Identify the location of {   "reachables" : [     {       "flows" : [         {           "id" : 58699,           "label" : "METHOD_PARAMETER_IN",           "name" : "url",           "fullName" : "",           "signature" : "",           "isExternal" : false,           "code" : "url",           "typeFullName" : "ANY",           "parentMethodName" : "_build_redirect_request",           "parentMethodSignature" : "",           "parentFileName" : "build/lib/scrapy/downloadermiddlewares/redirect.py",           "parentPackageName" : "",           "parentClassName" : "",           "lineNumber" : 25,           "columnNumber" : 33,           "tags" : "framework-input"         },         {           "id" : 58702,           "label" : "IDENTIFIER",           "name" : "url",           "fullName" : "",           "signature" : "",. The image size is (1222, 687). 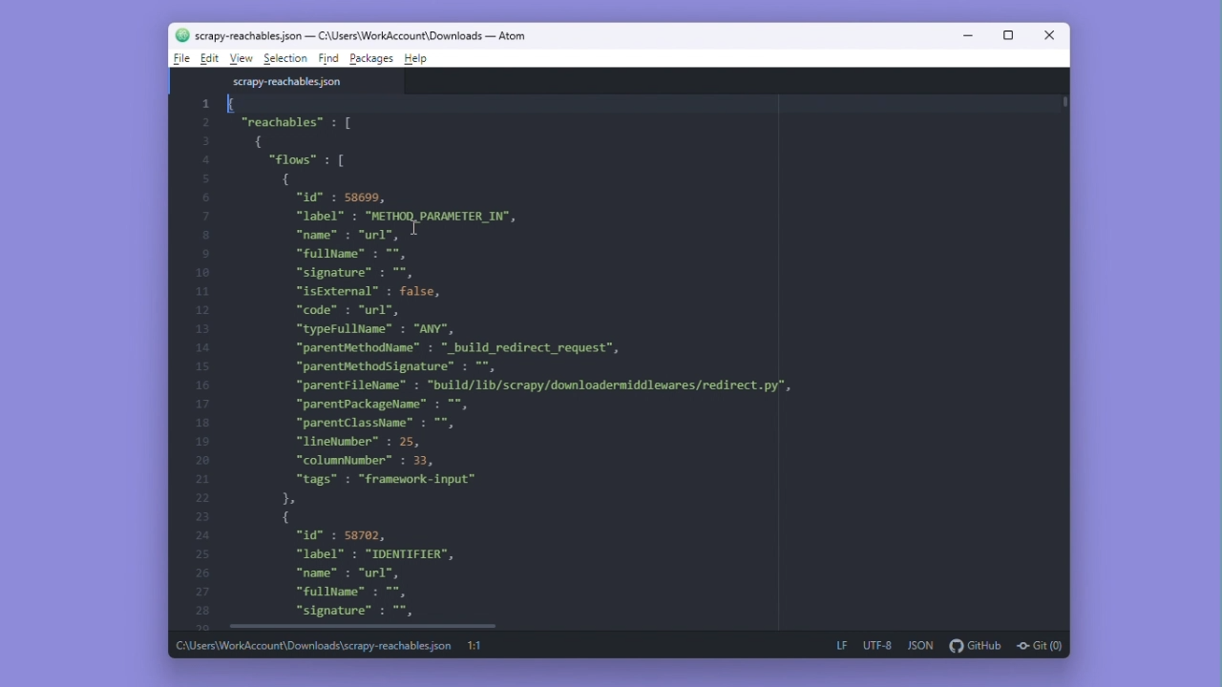
(626, 355).